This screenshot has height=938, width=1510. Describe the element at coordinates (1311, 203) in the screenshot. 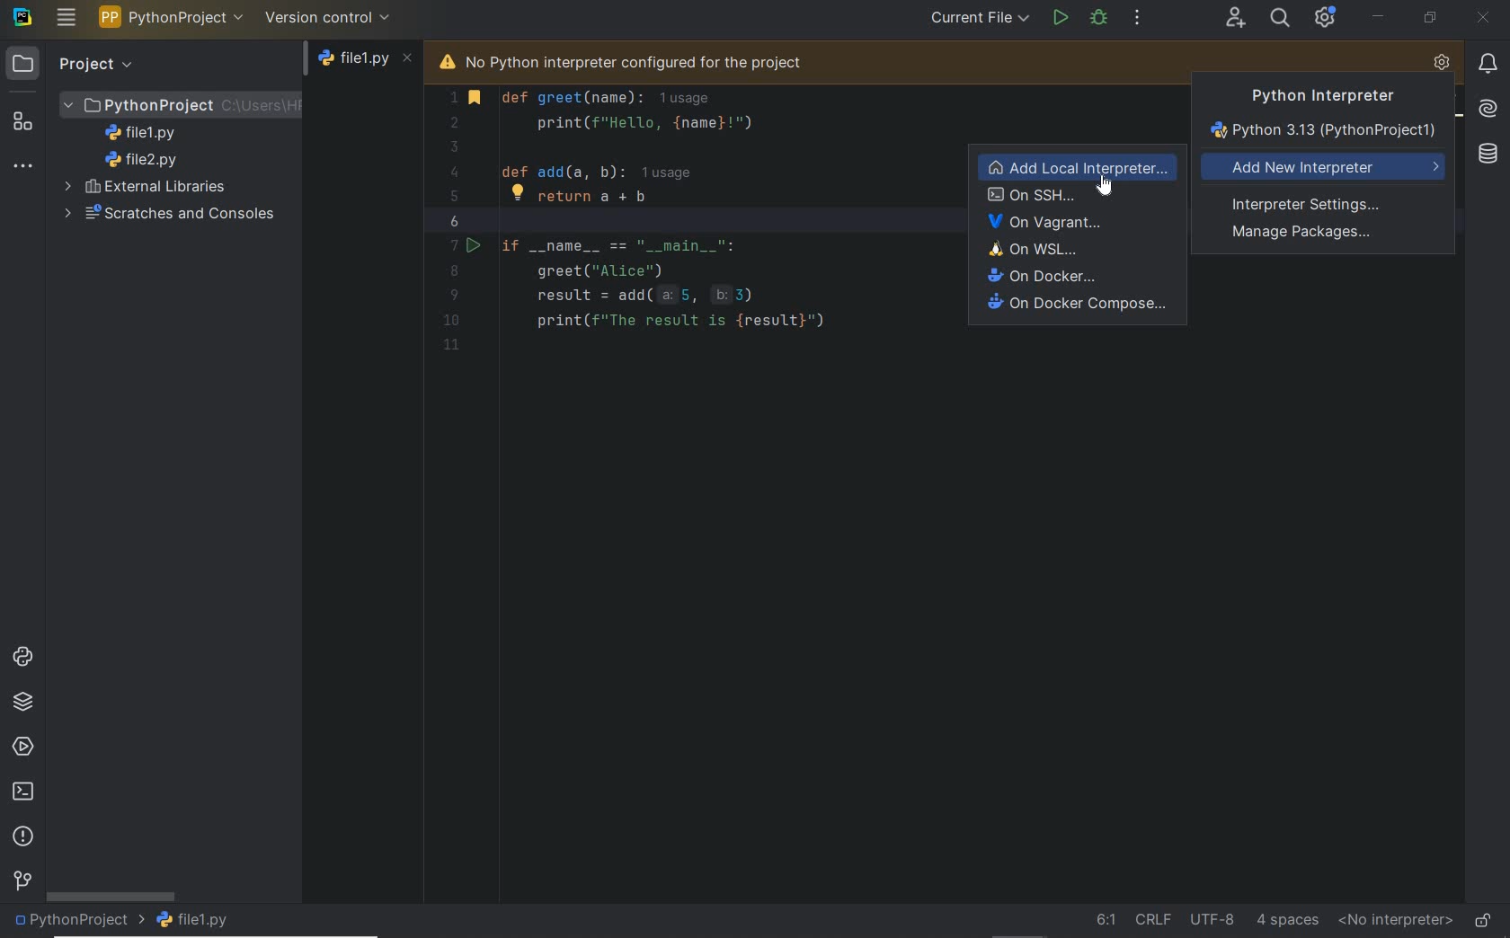

I see `Interpreter Settings` at that location.